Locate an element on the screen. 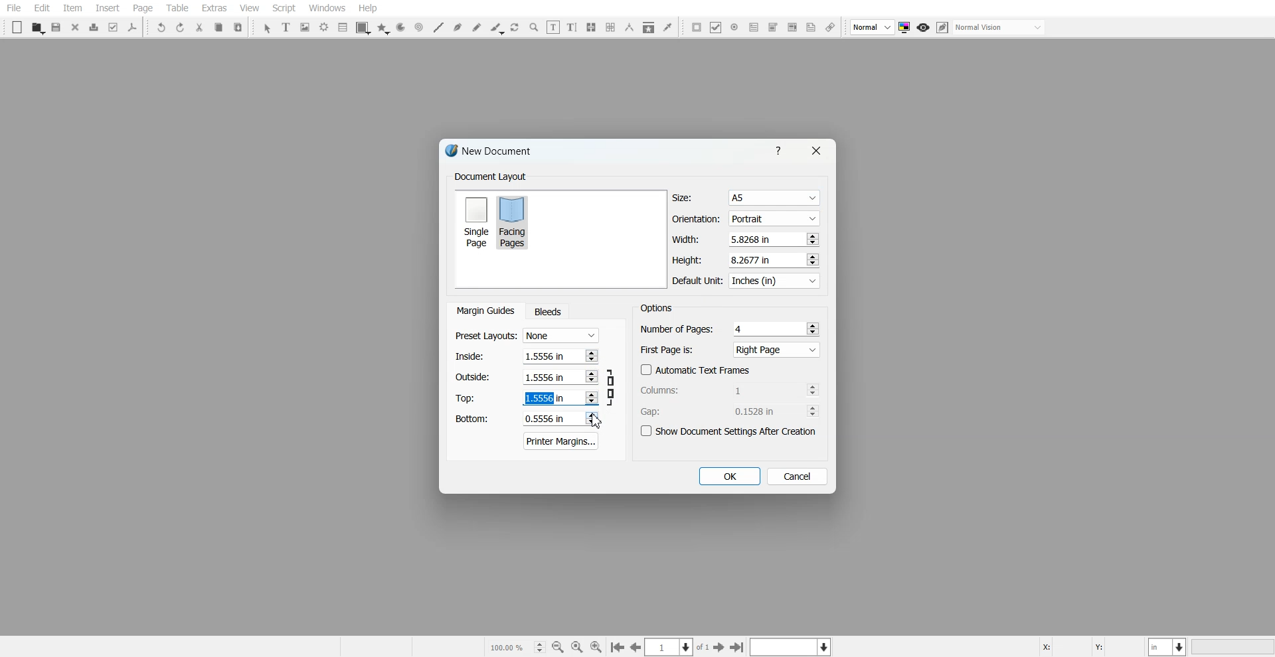  Right margin adjuster is located at coordinates (527, 377).